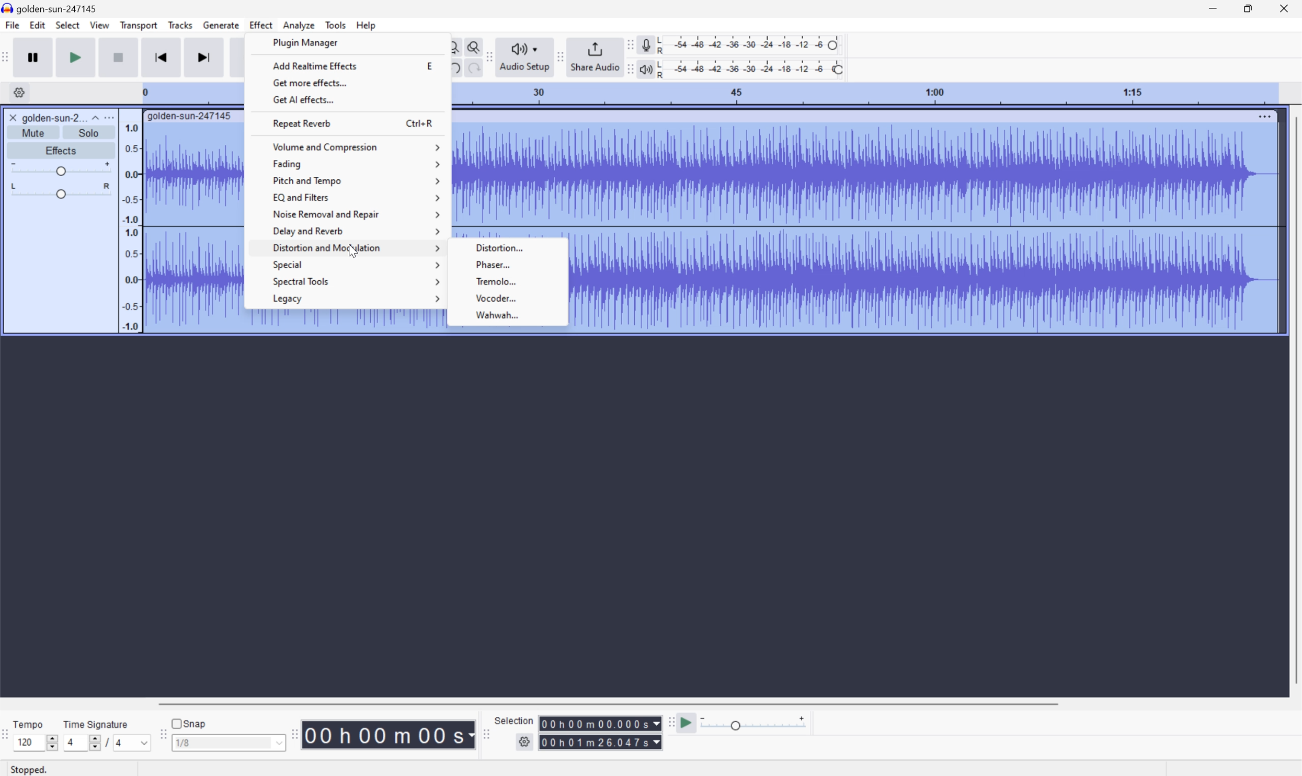  What do you see at coordinates (864, 94) in the screenshot?
I see `Scale` at bounding box center [864, 94].